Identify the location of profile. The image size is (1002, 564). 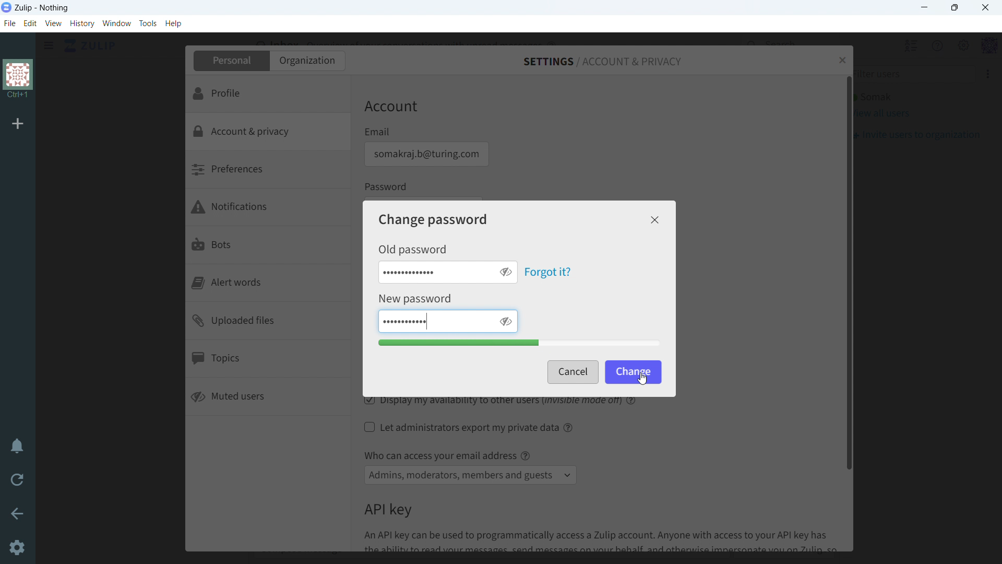
(267, 93).